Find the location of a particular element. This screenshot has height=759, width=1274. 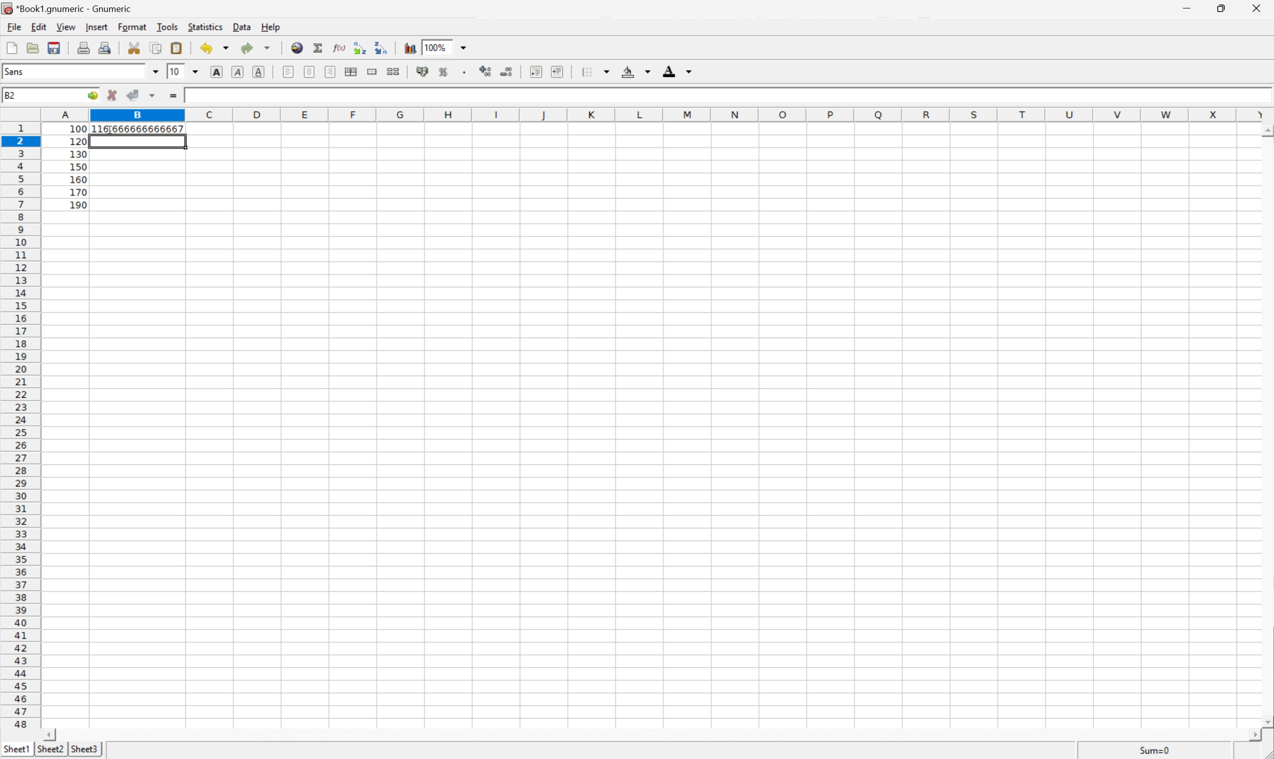

Scroll Left is located at coordinates (53, 732).